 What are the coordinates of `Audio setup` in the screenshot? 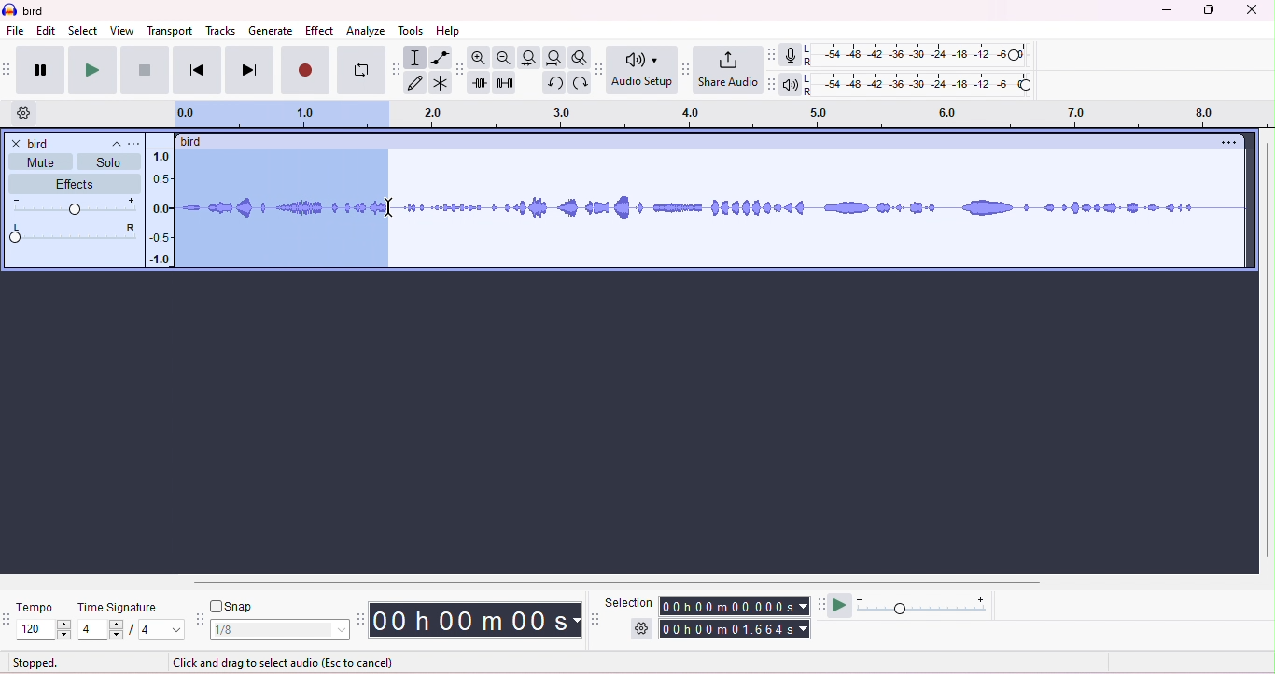 It's located at (644, 69).